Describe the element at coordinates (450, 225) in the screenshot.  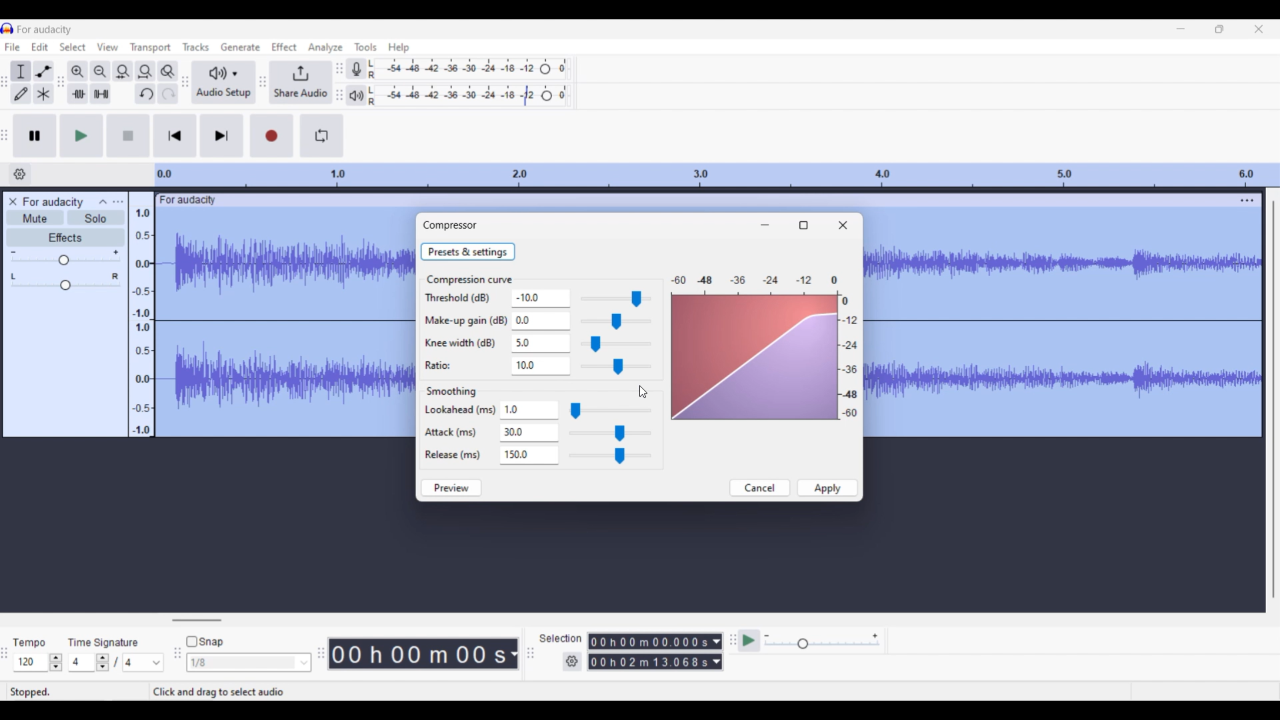
I see `Compressor` at that location.